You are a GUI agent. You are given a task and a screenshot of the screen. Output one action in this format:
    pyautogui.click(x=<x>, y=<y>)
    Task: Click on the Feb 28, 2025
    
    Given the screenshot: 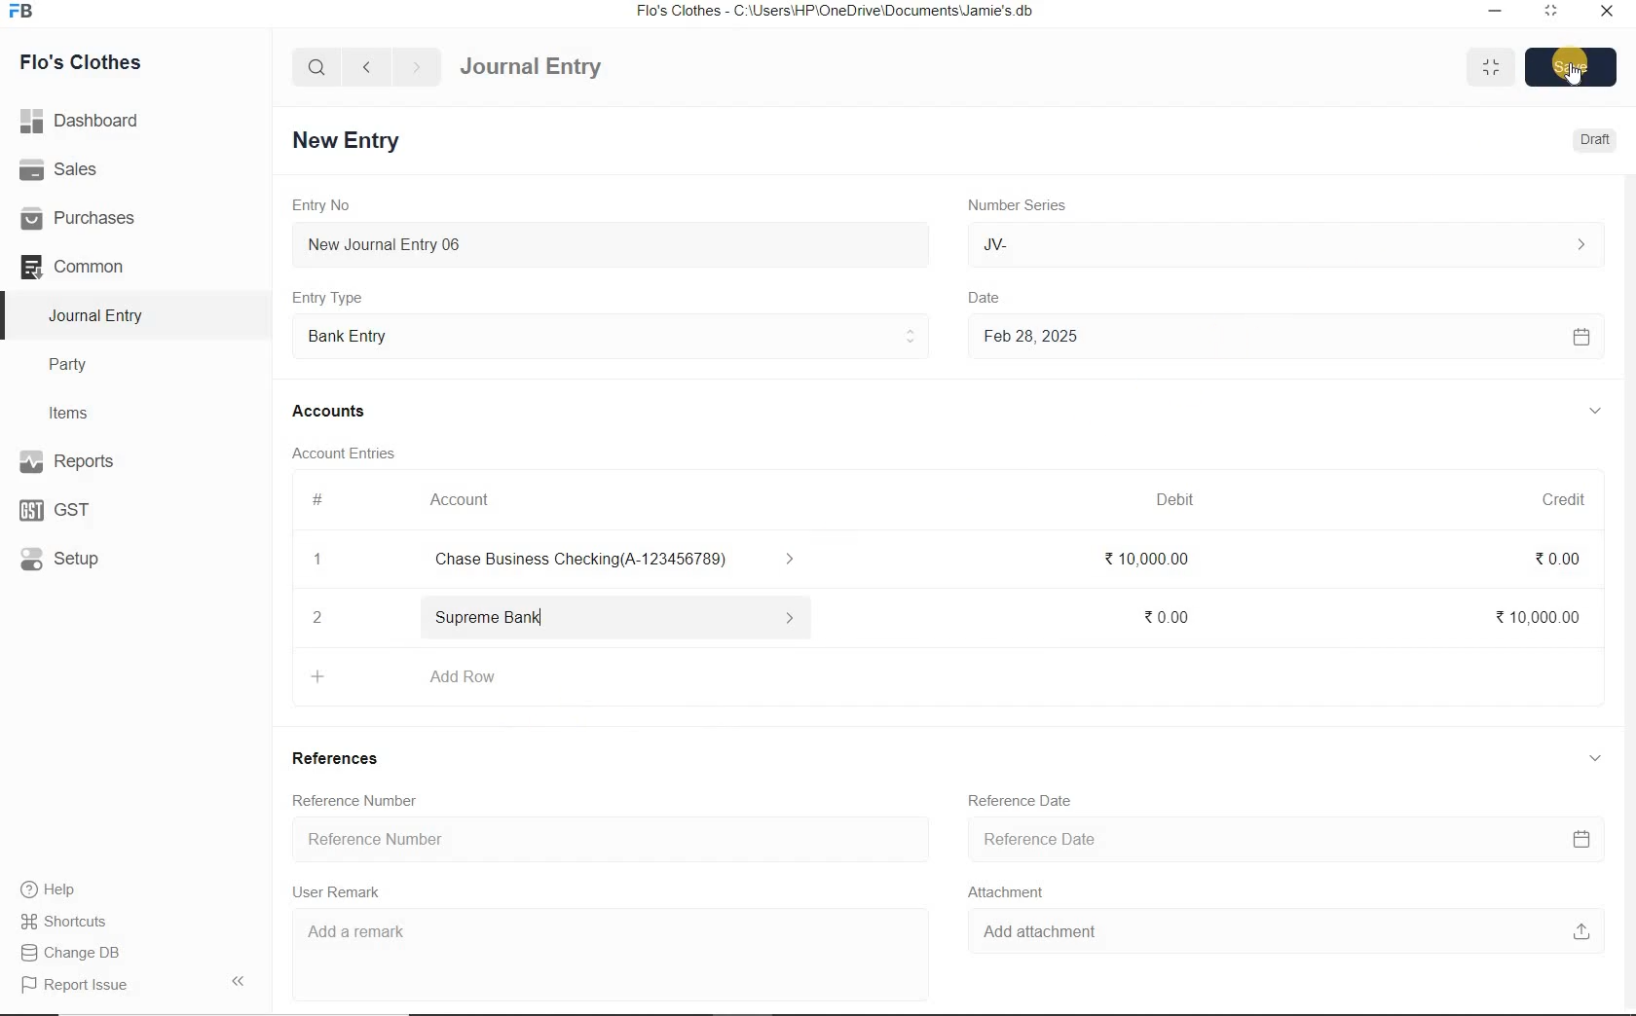 What is the action you would take?
    pyautogui.click(x=1284, y=337)
    